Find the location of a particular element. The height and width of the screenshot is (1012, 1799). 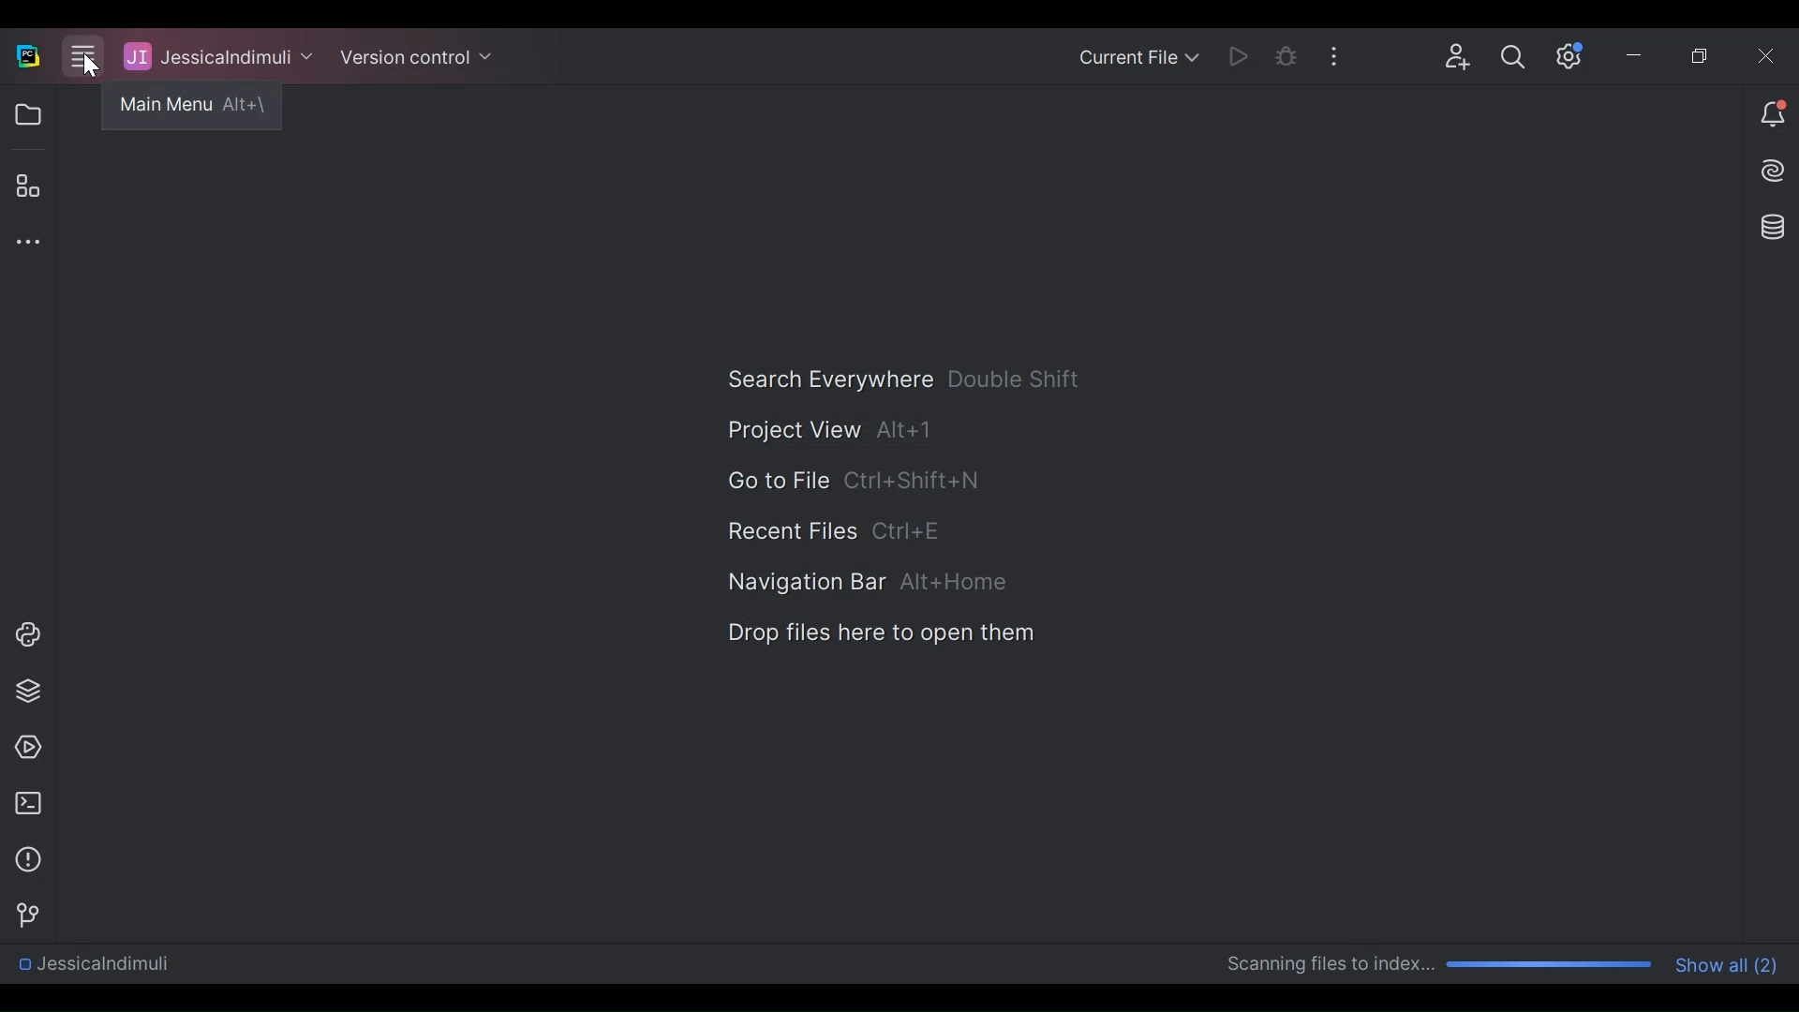

Settings is located at coordinates (1565, 54).